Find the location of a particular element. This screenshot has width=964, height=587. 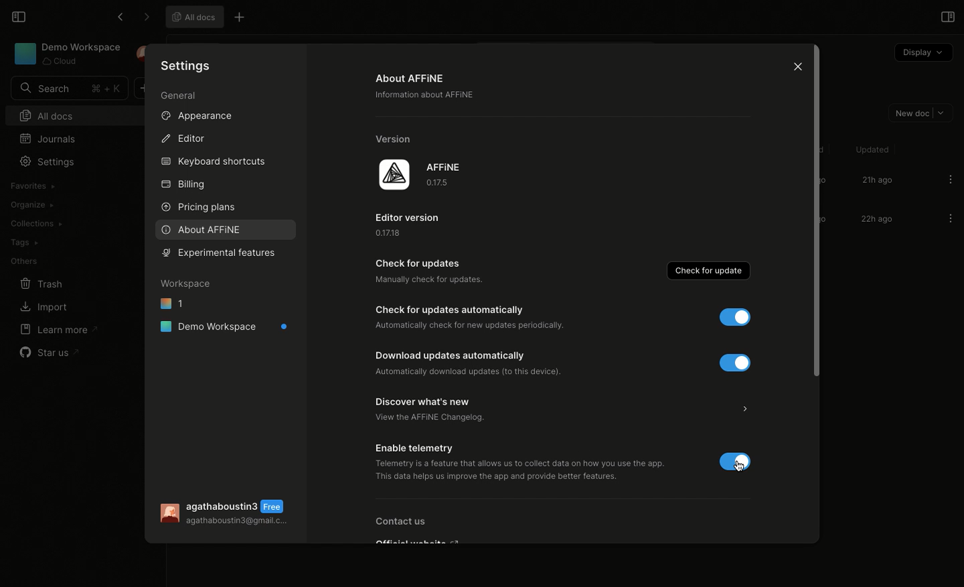

Download update automatically is located at coordinates (541, 363).